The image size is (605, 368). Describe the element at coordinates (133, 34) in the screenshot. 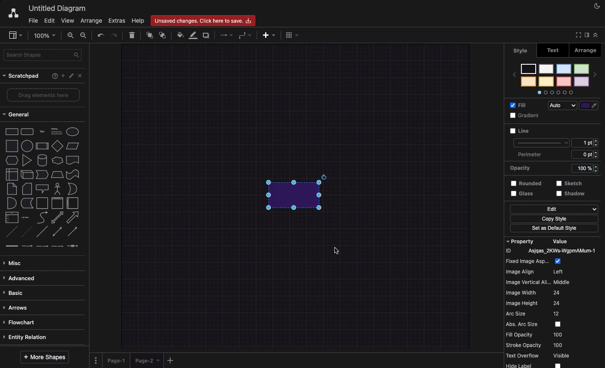

I see `Delete` at that location.